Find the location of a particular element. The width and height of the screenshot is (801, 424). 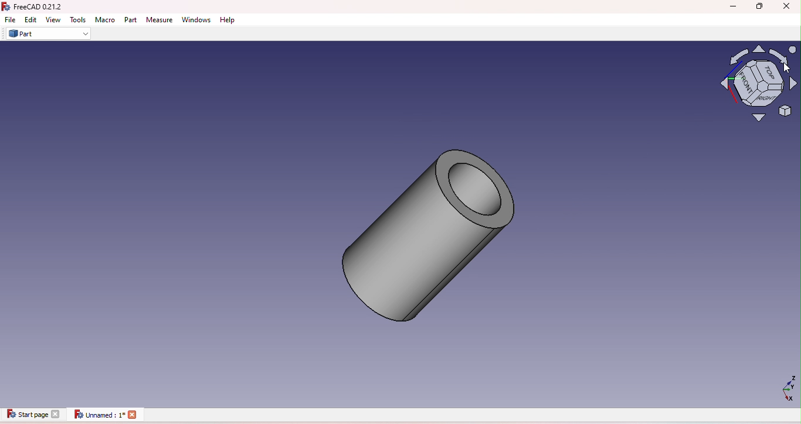

Edit is located at coordinates (32, 20).